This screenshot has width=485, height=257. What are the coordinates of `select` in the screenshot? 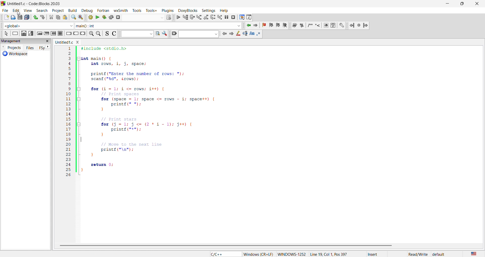 It's located at (4, 33).